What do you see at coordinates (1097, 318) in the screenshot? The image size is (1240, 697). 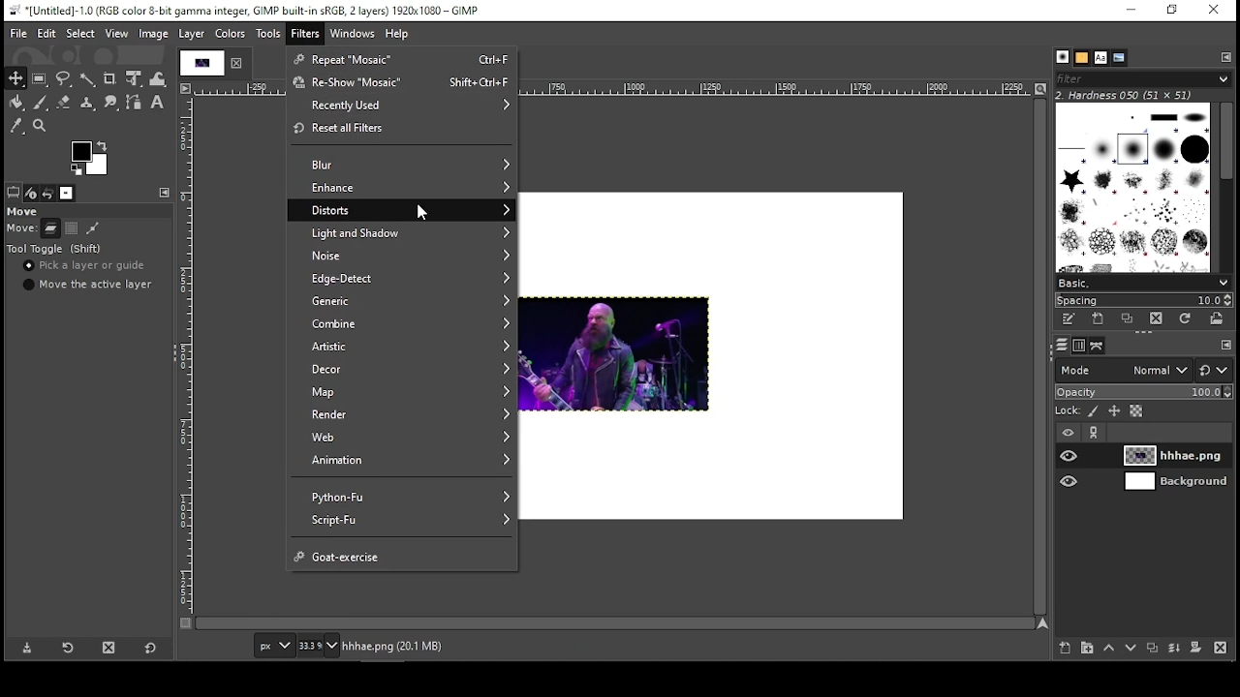 I see `create a new brush` at bounding box center [1097, 318].